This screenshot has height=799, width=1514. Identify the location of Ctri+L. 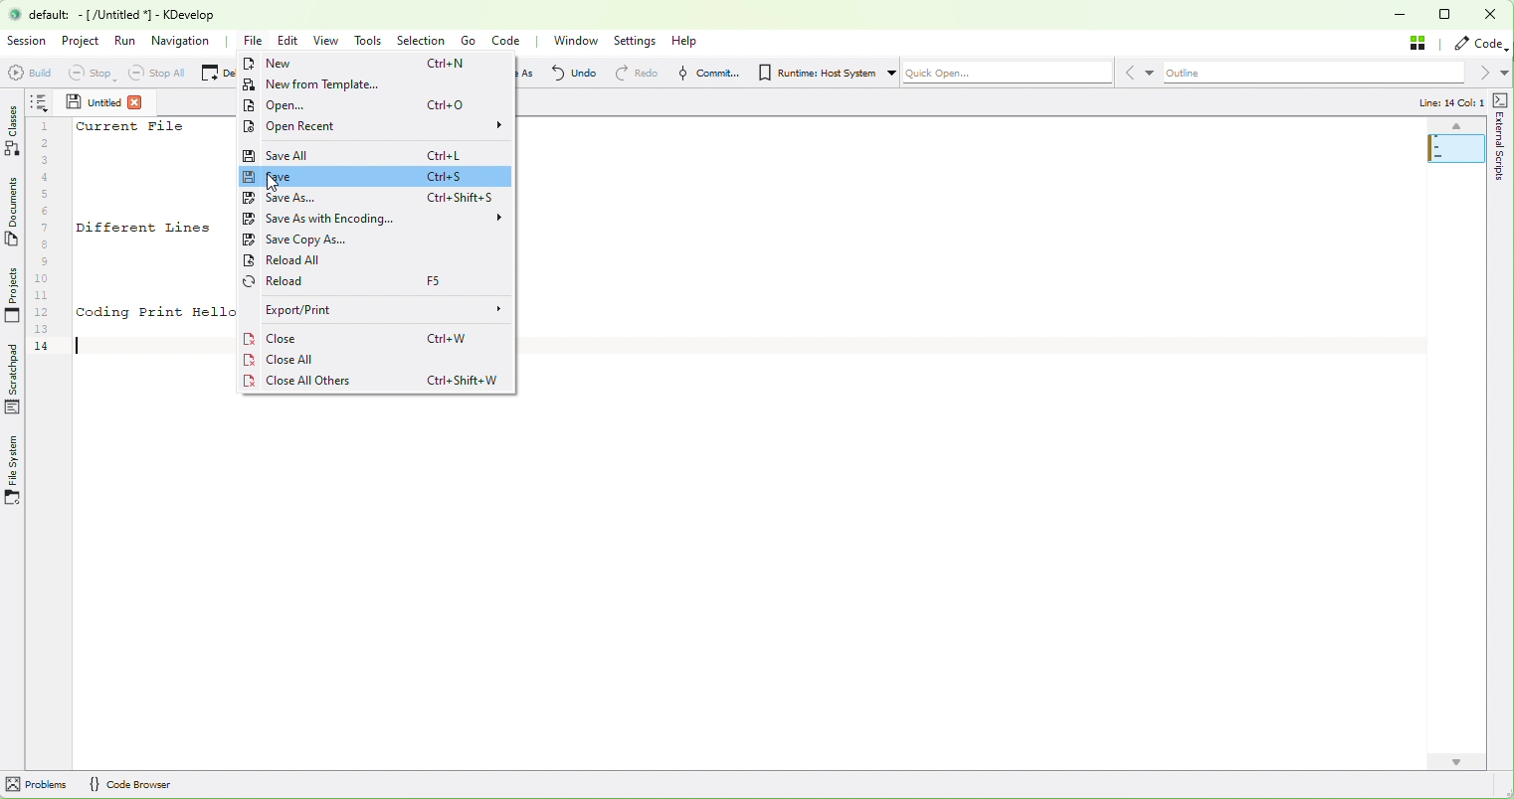
(447, 156).